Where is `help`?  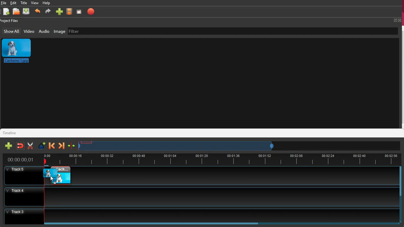
help is located at coordinates (47, 4).